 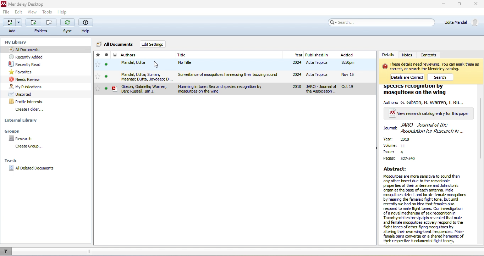 What do you see at coordinates (68, 26) in the screenshot?
I see `sync` at bounding box center [68, 26].